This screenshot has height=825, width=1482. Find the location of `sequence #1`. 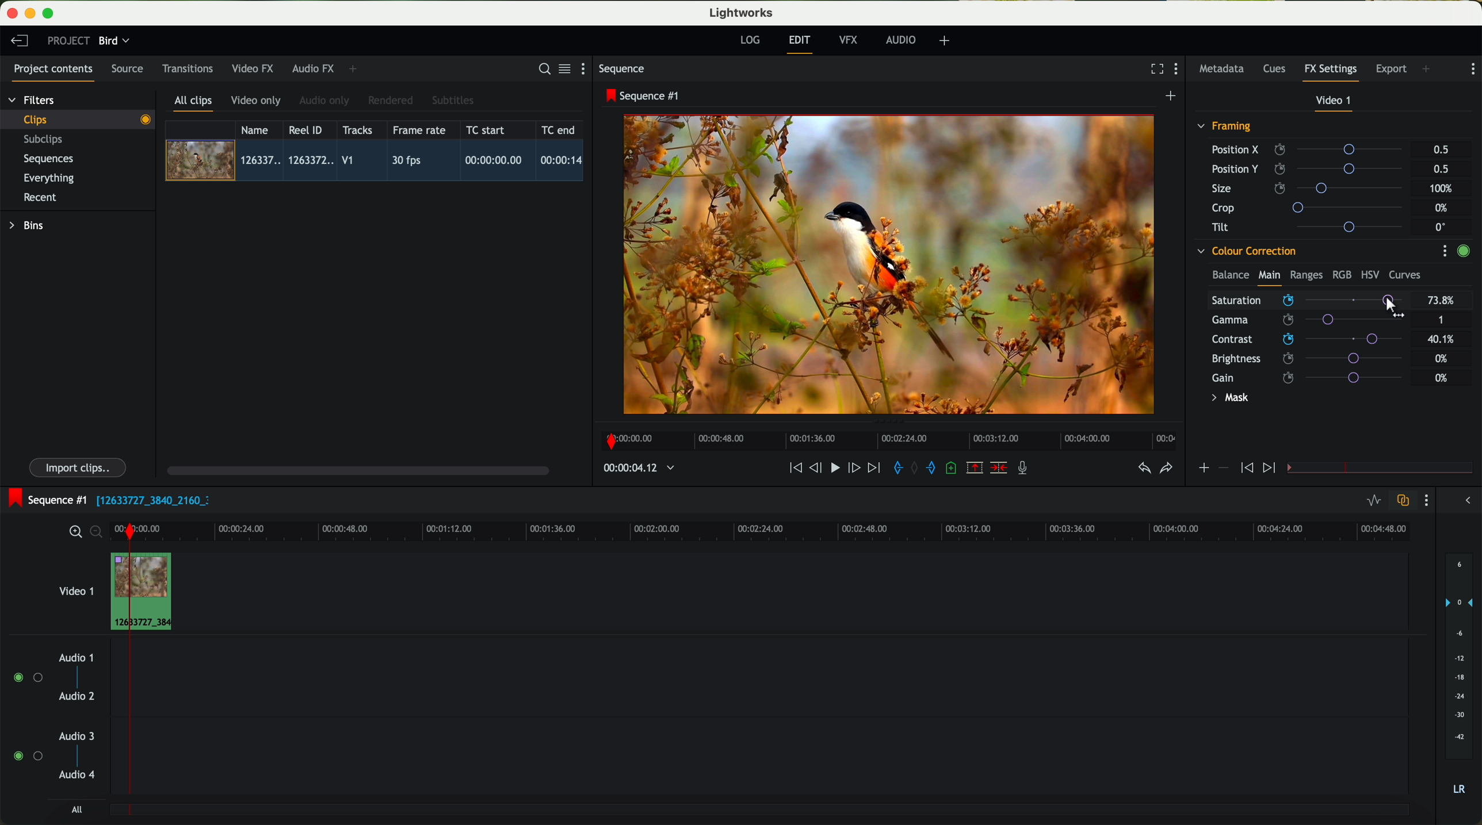

sequence #1 is located at coordinates (44, 500).